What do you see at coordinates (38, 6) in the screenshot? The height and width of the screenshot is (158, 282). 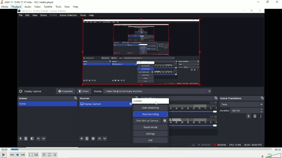 I see `Video` at bounding box center [38, 6].